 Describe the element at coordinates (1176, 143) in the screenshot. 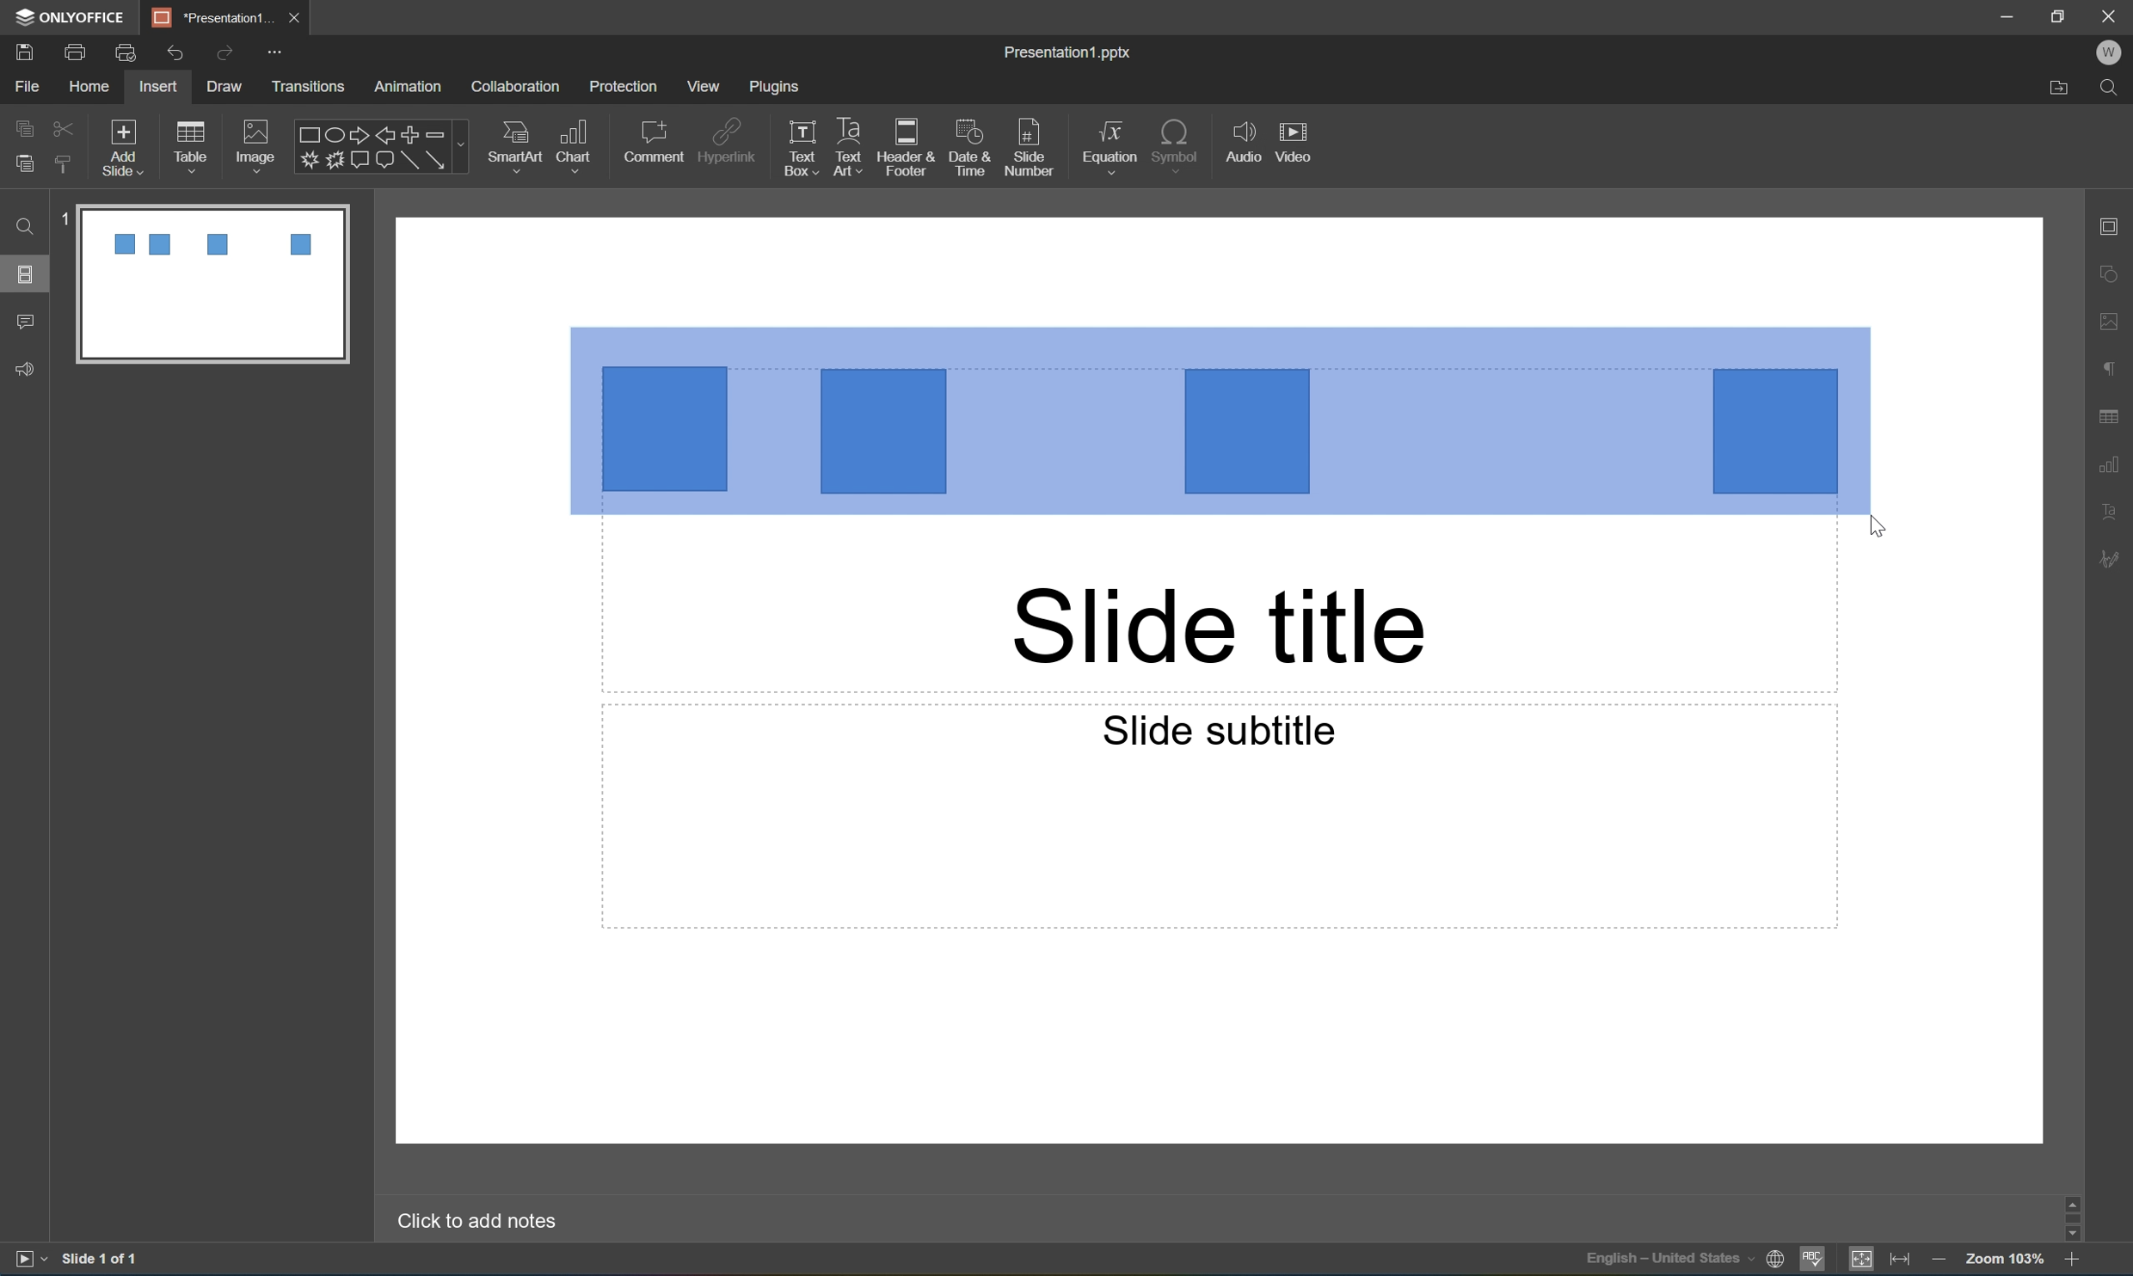

I see `symbol` at that location.